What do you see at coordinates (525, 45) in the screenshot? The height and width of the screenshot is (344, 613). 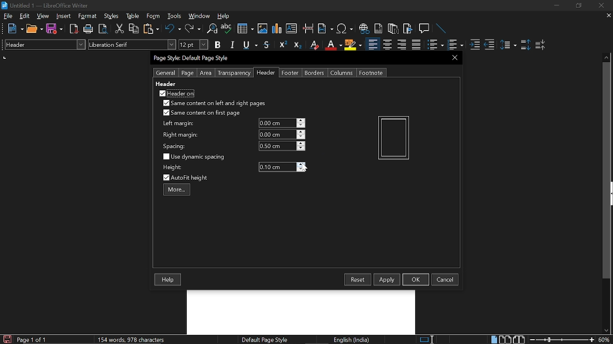 I see `Increase paragraph spacing` at bounding box center [525, 45].